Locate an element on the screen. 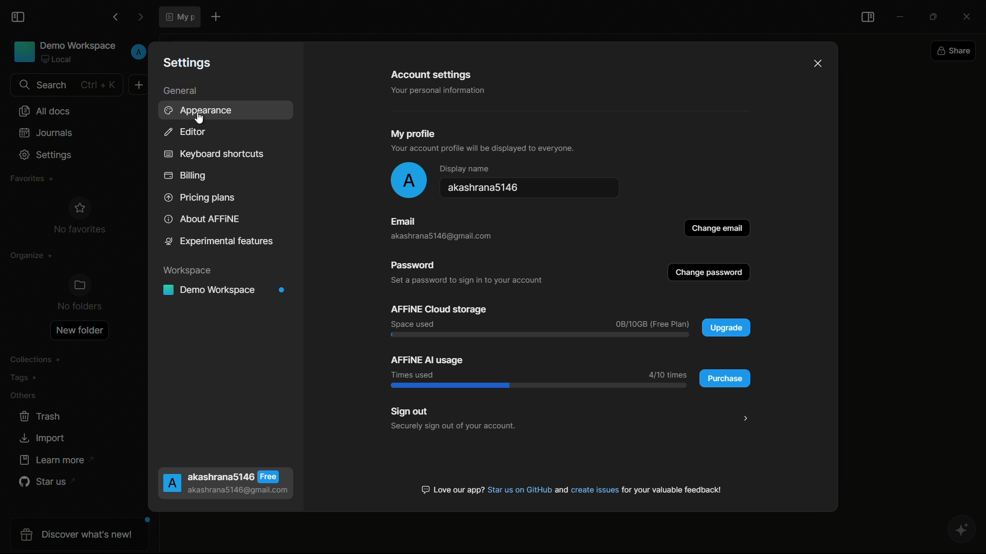 The width and height of the screenshot is (986, 554). no favorites is located at coordinates (80, 217).